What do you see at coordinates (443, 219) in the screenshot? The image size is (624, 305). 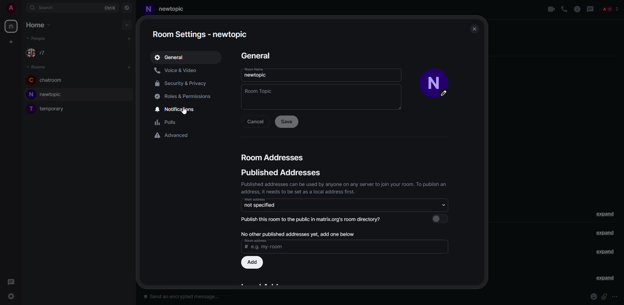 I see `select` at bounding box center [443, 219].